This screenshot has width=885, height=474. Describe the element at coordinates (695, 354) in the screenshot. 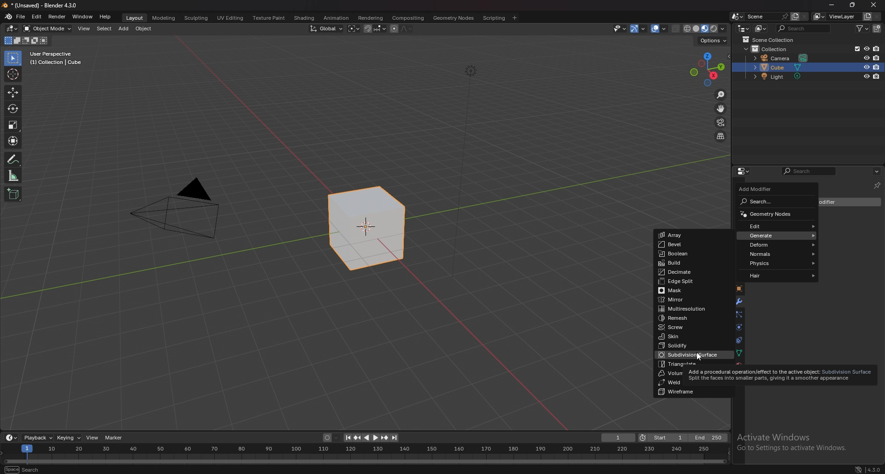

I see `sub division surface` at that location.